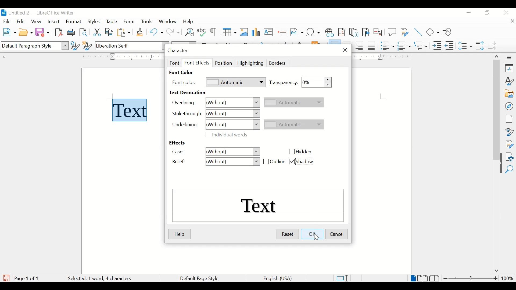 Image resolution: width=516 pixels, height=290 pixels. What do you see at coordinates (223, 63) in the screenshot?
I see `position` at bounding box center [223, 63].